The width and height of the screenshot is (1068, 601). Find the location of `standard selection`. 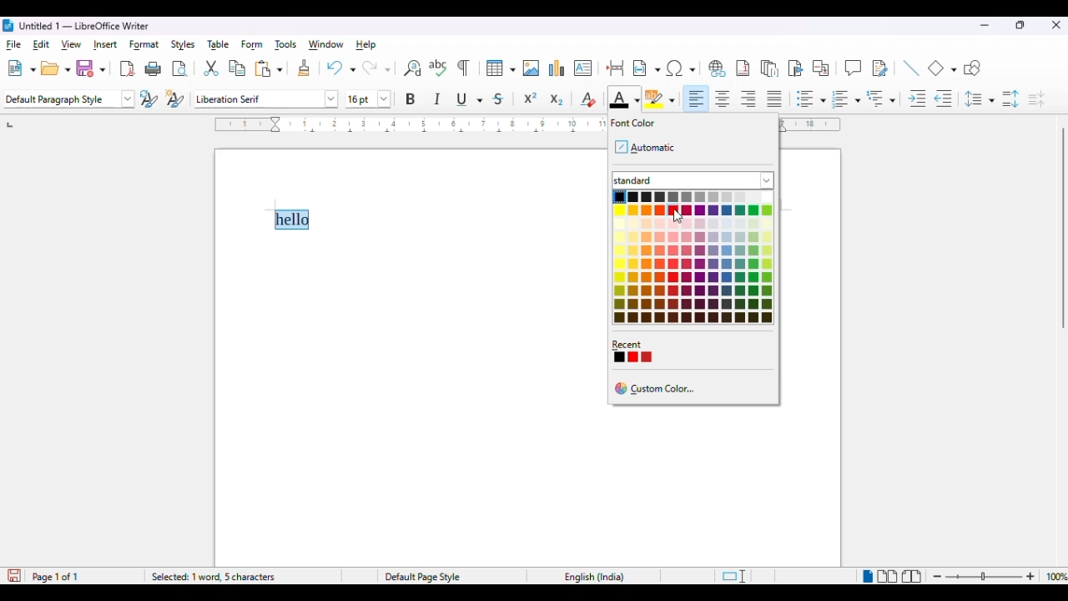

standard selection is located at coordinates (733, 577).